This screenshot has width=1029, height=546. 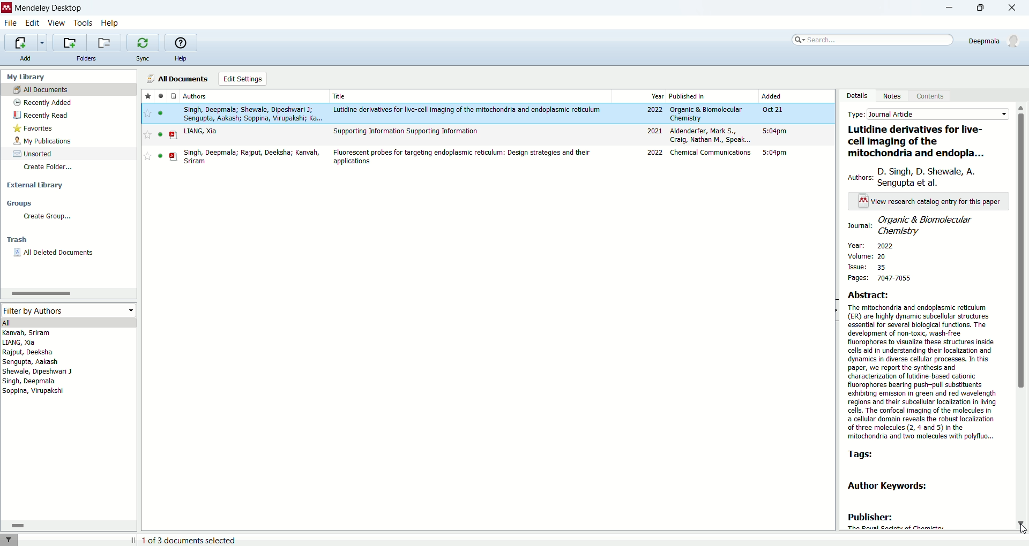 I want to click on PDF, so click(x=174, y=135).